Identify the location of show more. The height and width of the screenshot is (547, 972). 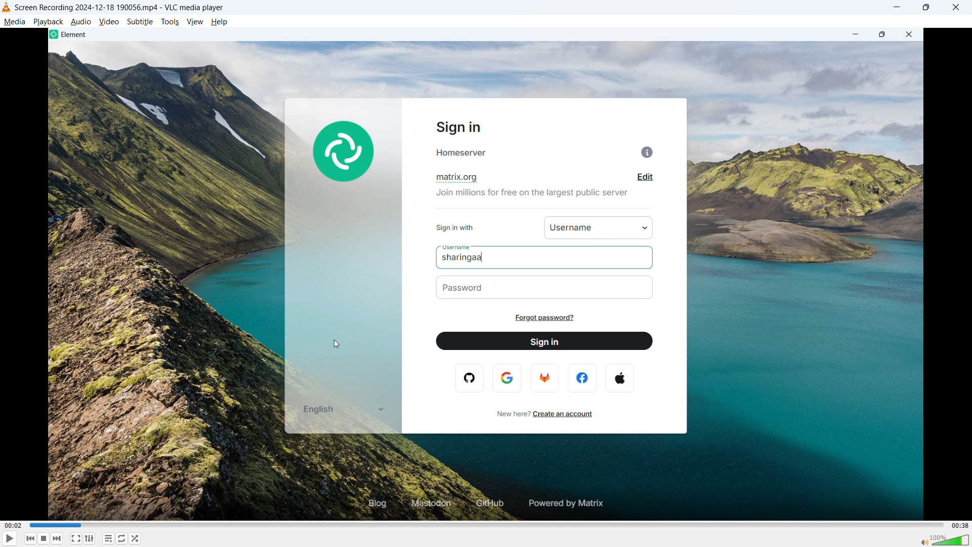
(379, 409).